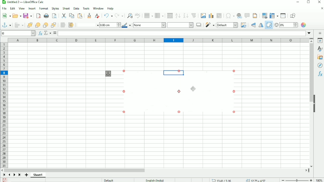 The height and width of the screenshot is (182, 324). I want to click on Column, so click(159, 15).